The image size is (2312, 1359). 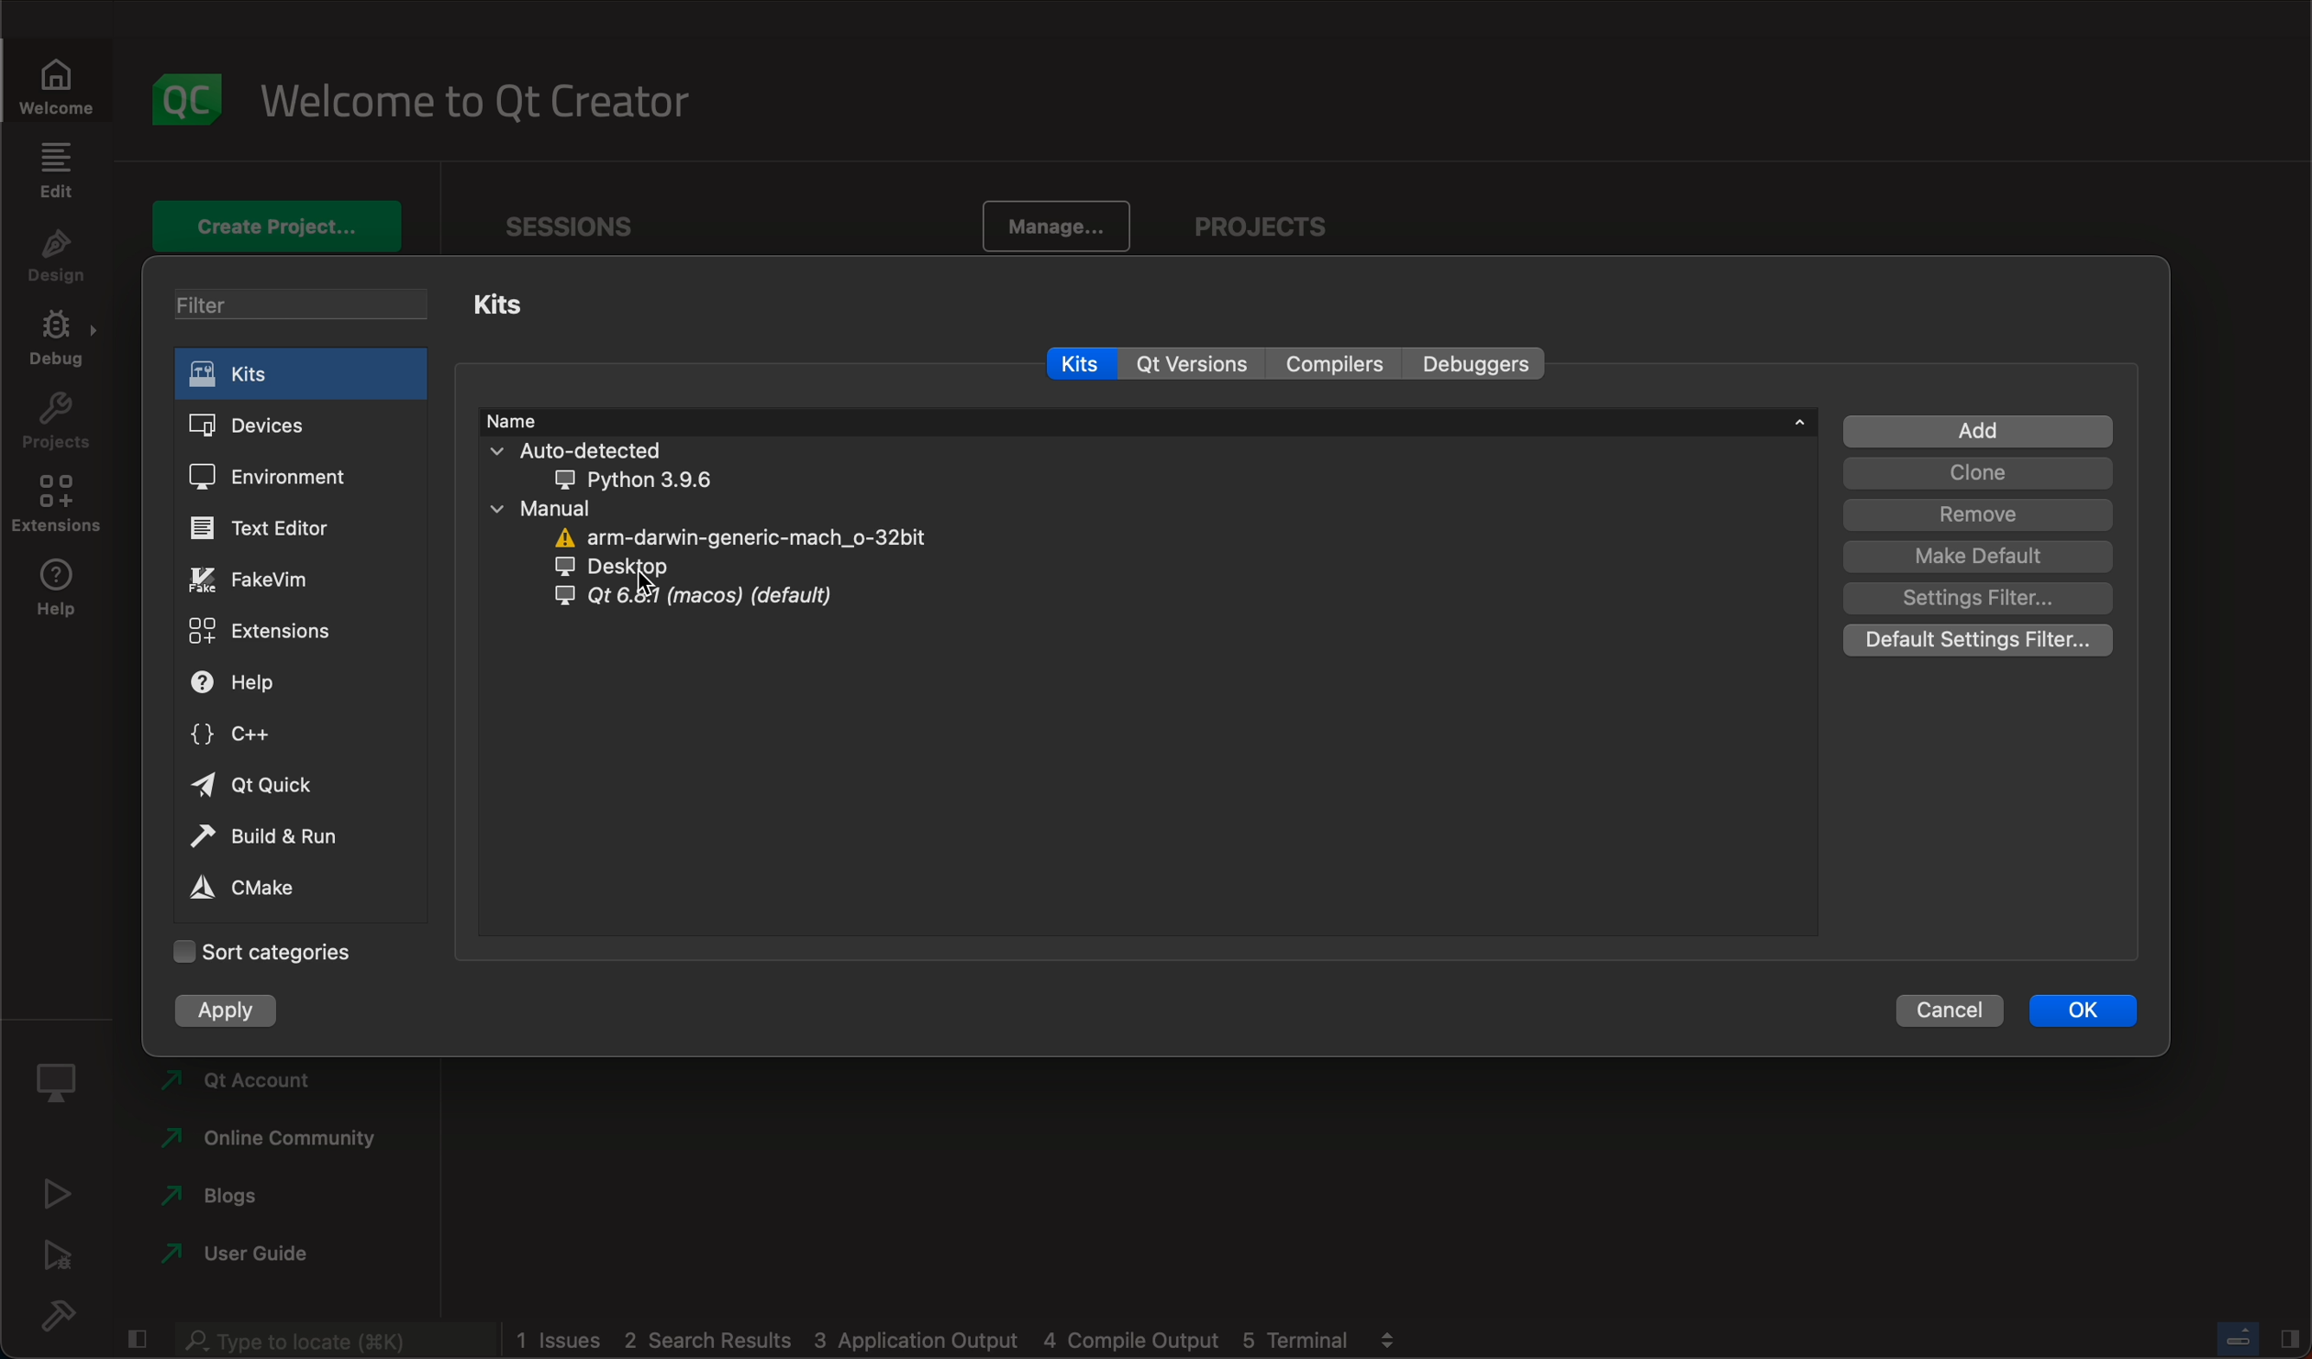 I want to click on manual, so click(x=576, y=507).